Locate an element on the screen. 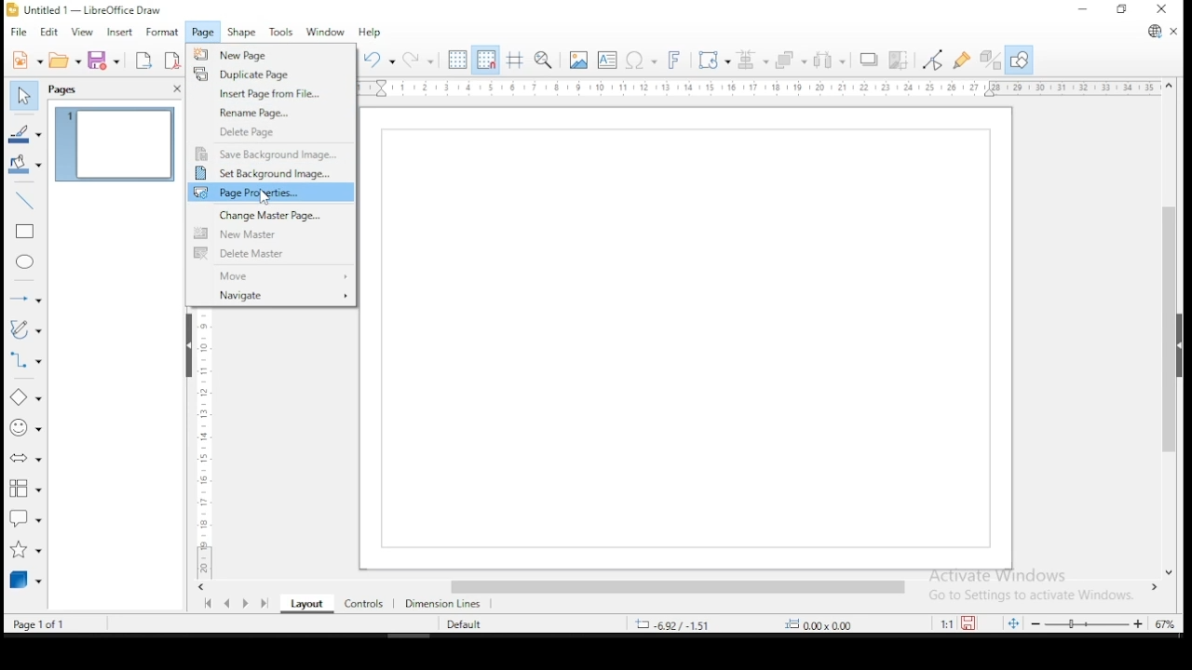 This screenshot has height=670, width=1192. arrange is located at coordinates (790, 60).